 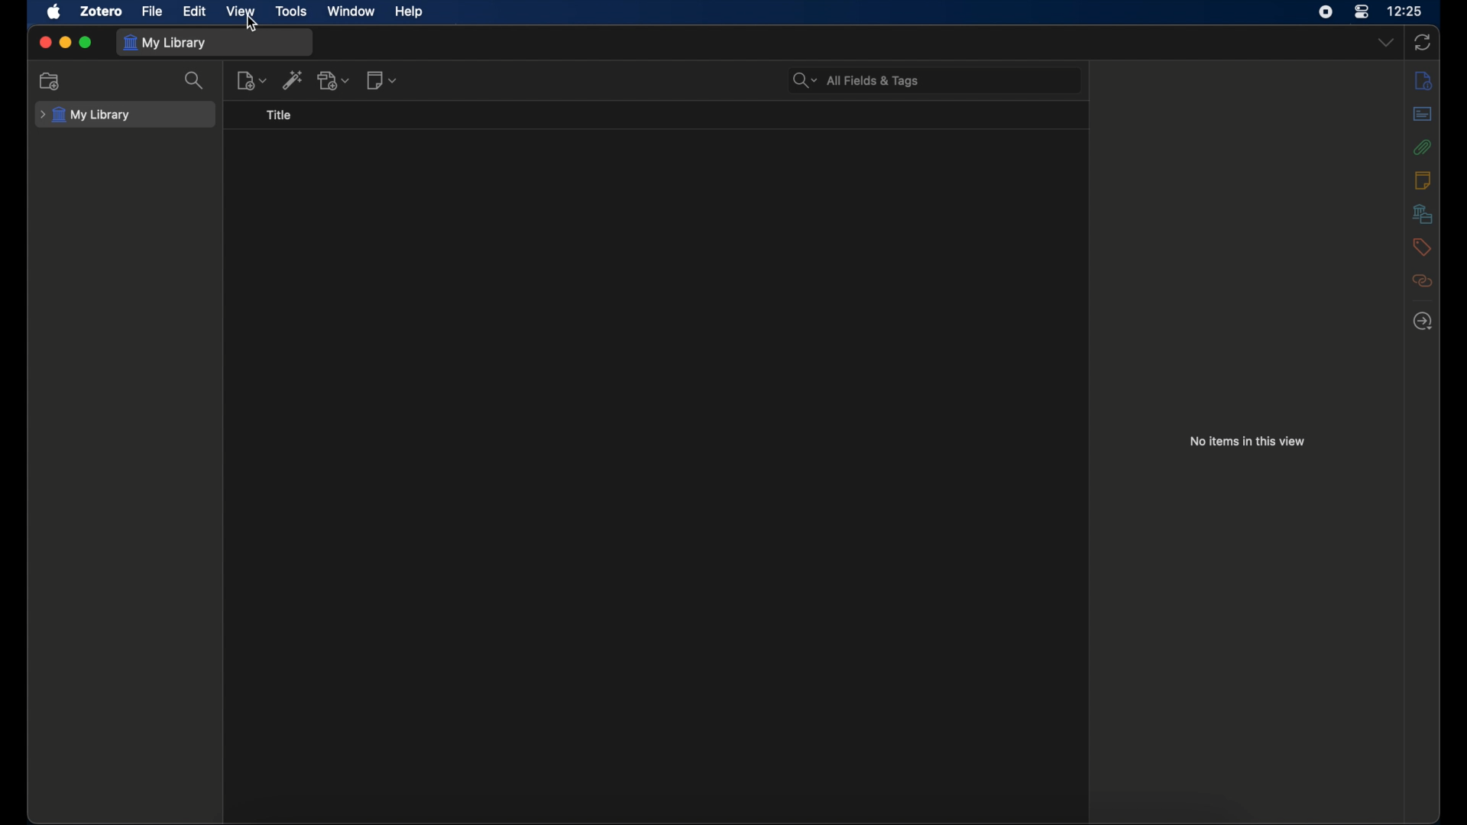 What do you see at coordinates (152, 11) in the screenshot?
I see `file` at bounding box center [152, 11].